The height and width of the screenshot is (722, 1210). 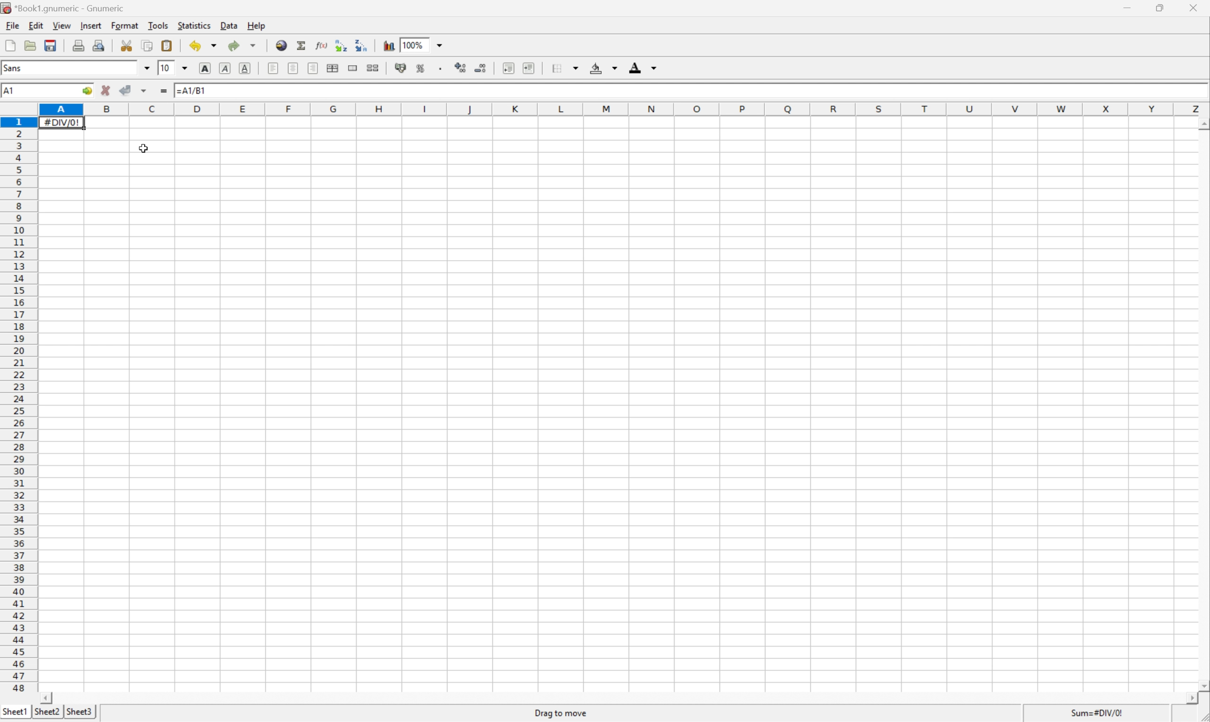 What do you see at coordinates (561, 713) in the screenshot?
I see `Drag to move` at bounding box center [561, 713].